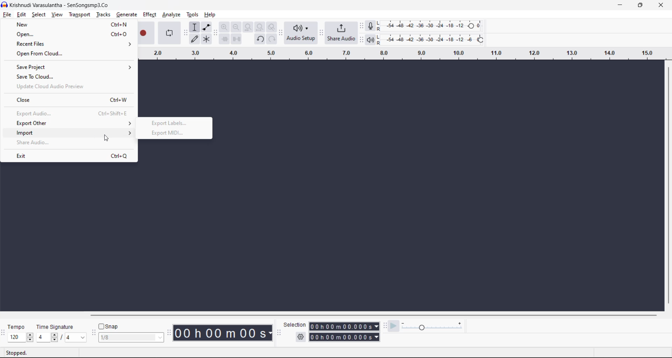 The width and height of the screenshot is (672, 358). I want to click on tools toolbar, so click(185, 33).